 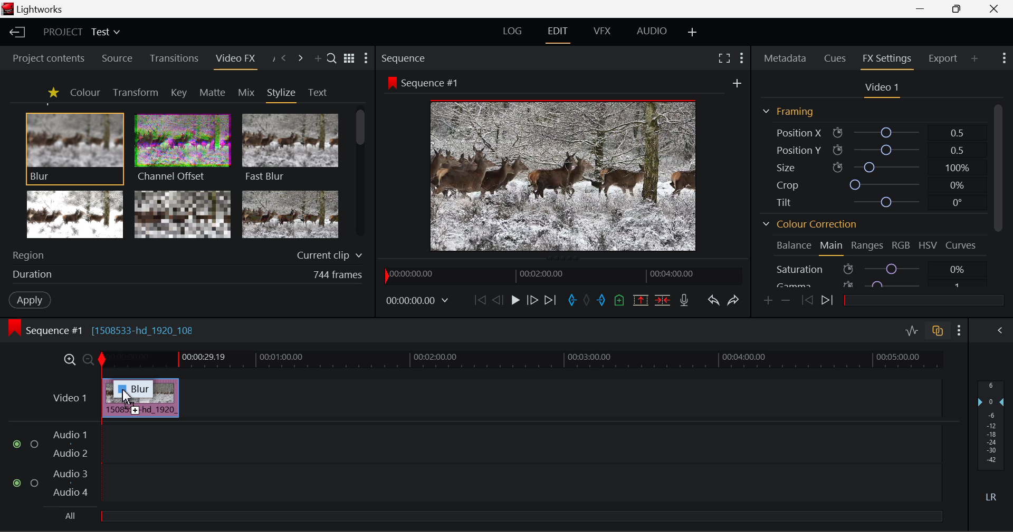 I want to click on Crop, so click(x=869, y=183).